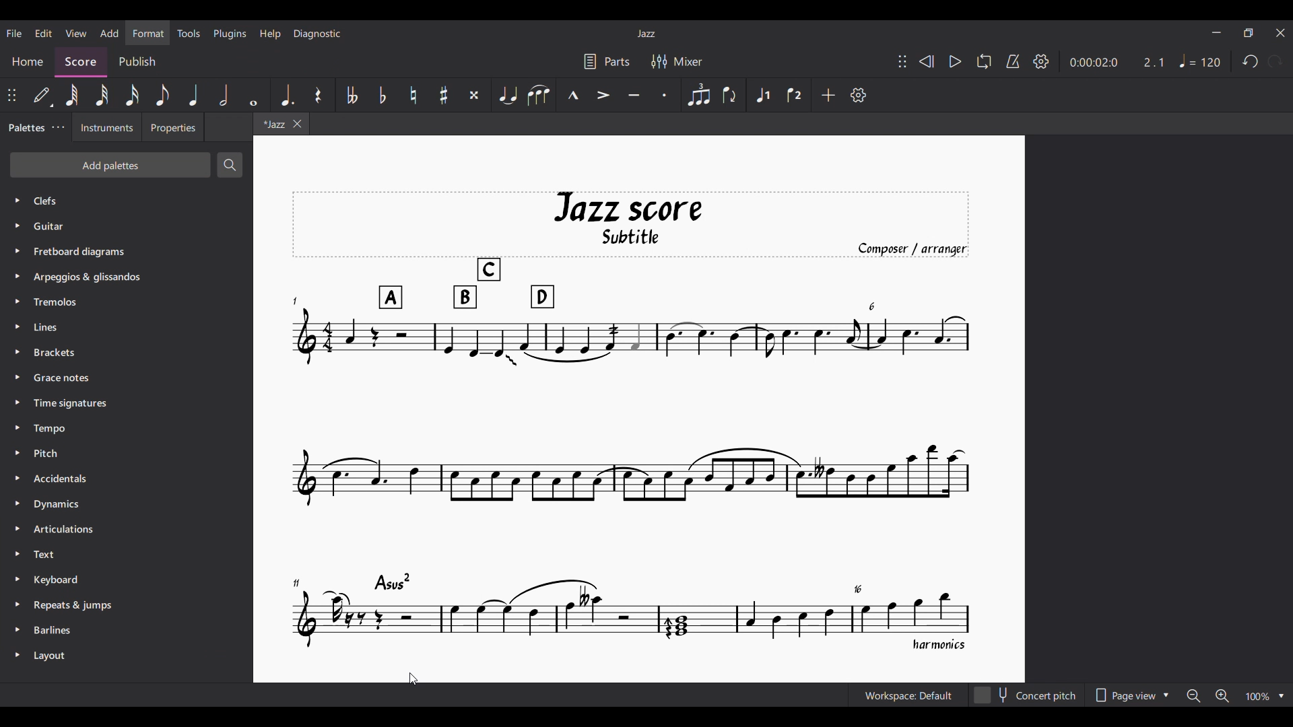  Describe the element at coordinates (1248, 33) in the screenshot. I see `Show in smaller tab` at that location.